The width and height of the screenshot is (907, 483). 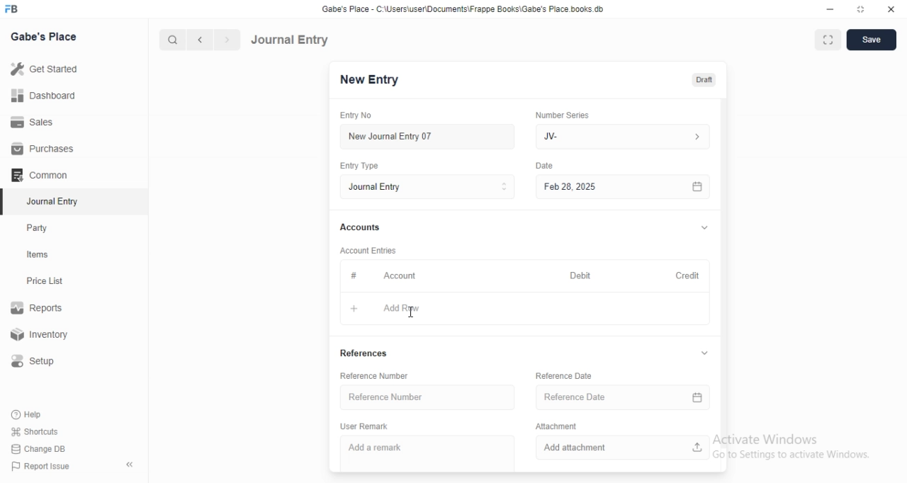 I want to click on Entry No, so click(x=359, y=115).